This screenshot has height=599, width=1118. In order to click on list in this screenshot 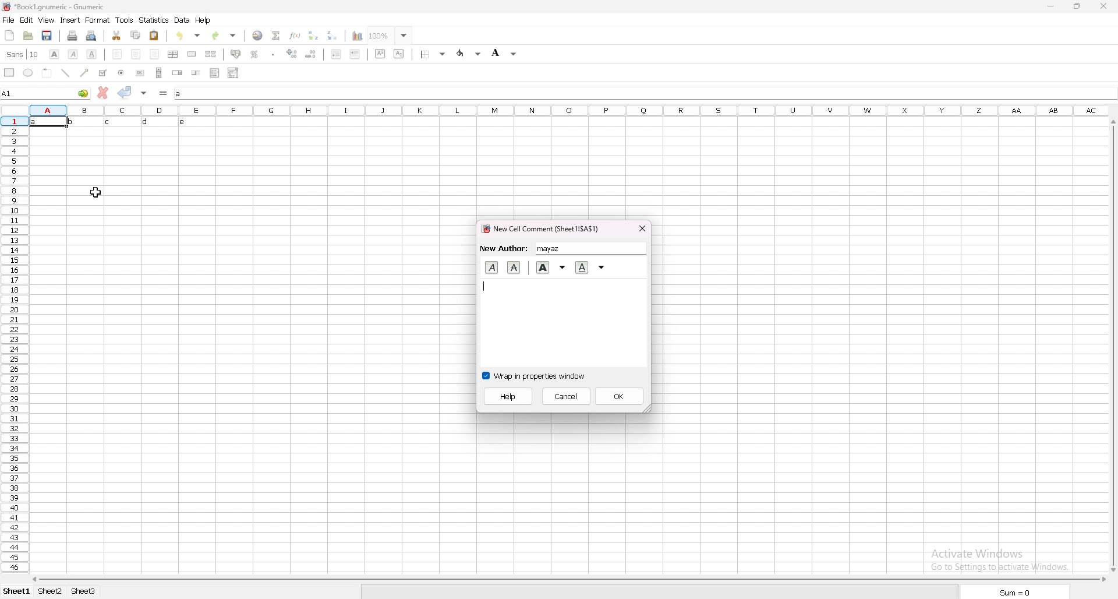, I will do `click(215, 73)`.